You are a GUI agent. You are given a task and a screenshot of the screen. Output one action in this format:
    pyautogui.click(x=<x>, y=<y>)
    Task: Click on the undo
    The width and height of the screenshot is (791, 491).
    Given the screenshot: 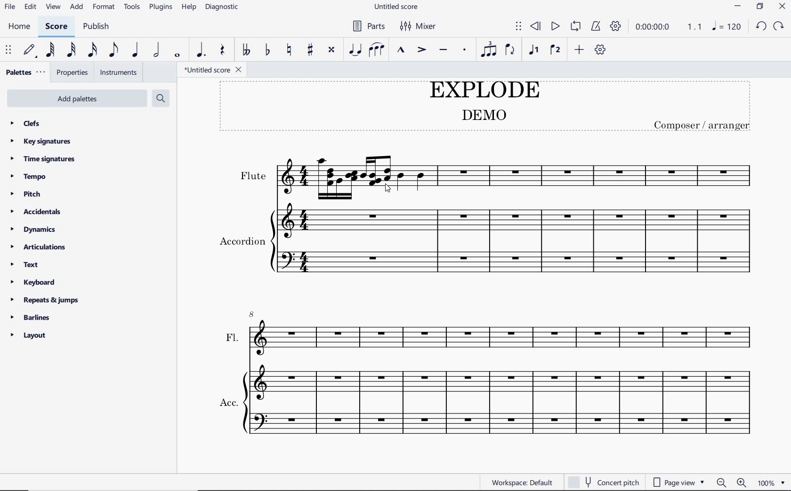 What is the action you would take?
    pyautogui.click(x=780, y=25)
    